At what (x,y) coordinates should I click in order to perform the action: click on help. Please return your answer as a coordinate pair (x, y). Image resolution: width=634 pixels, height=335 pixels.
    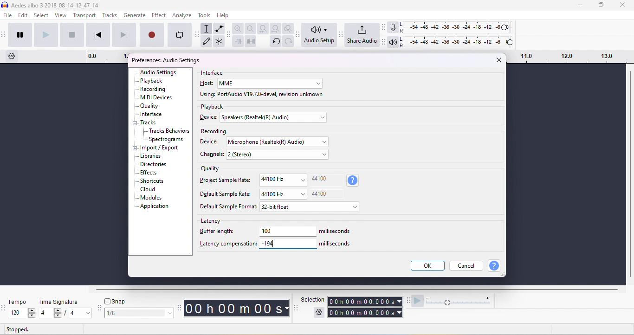
    Looking at the image, I should click on (495, 266).